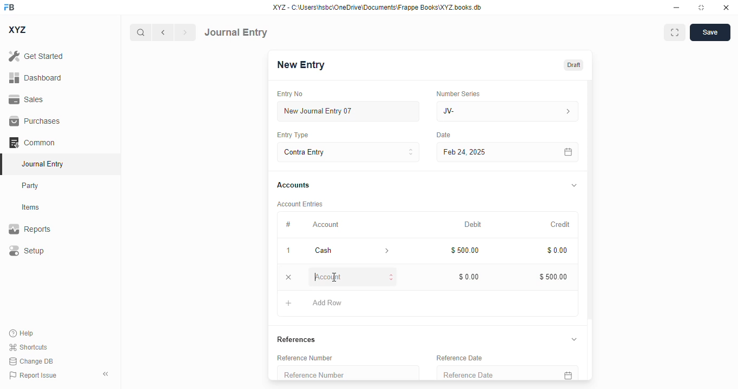 Image resolution: width=738 pixels, height=389 pixels. What do you see at coordinates (107, 374) in the screenshot?
I see `toggle sidebar` at bounding box center [107, 374].